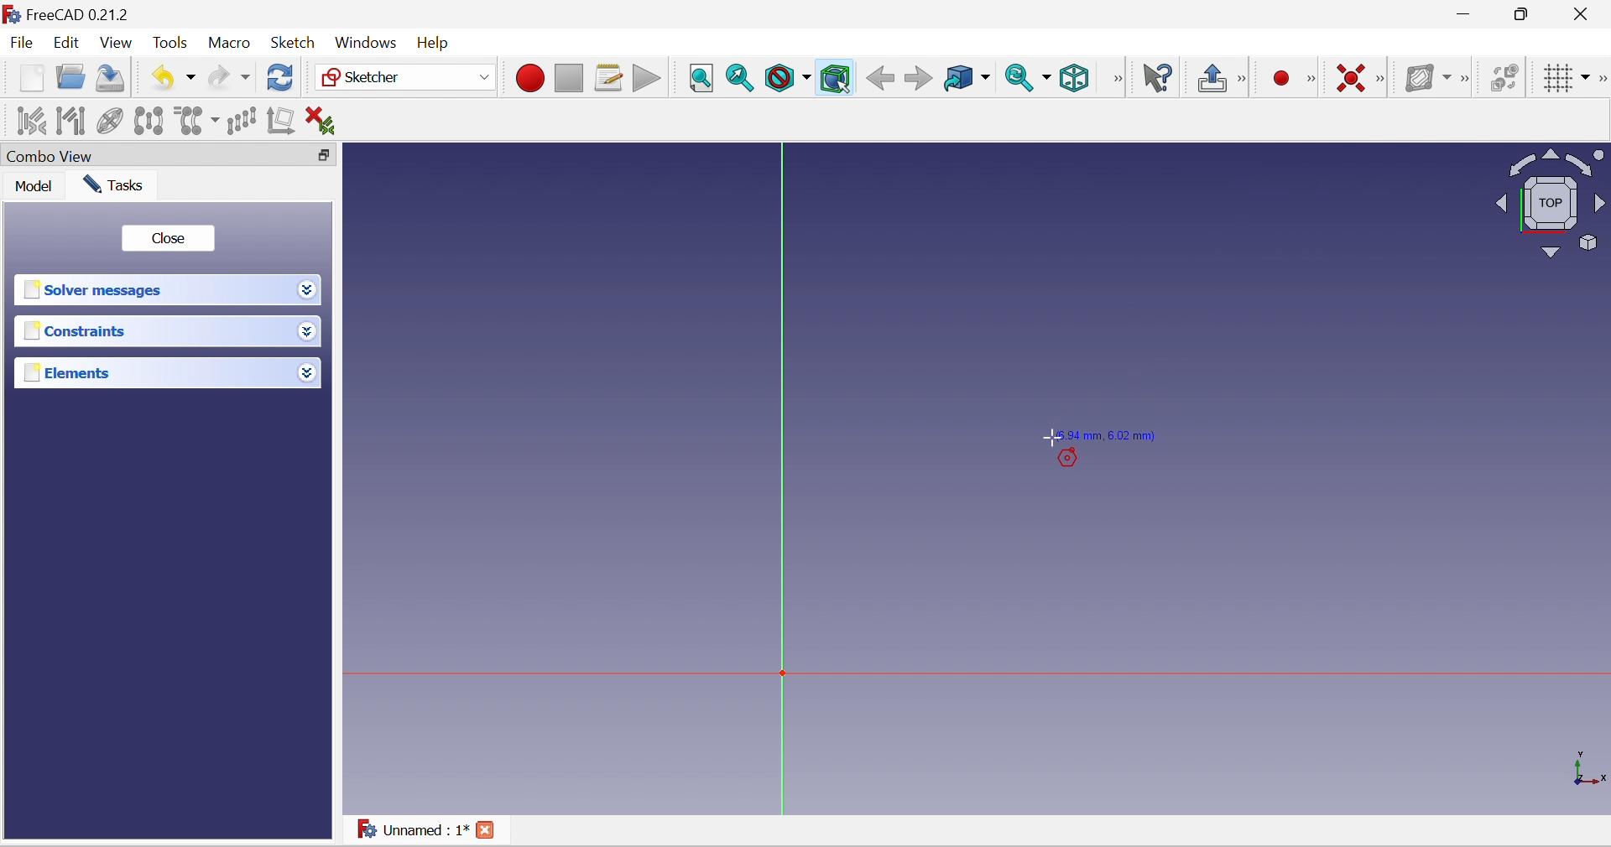 This screenshot has width=1611, height=847. What do you see at coordinates (70, 120) in the screenshot?
I see `Select associated geometry` at bounding box center [70, 120].